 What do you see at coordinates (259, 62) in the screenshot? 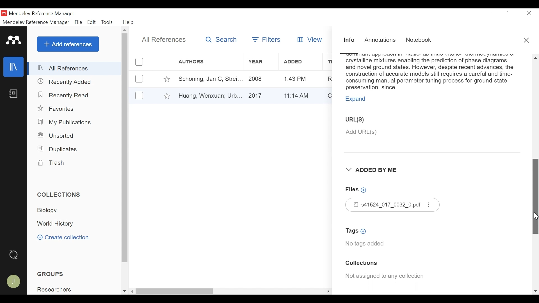
I see `Year` at bounding box center [259, 62].